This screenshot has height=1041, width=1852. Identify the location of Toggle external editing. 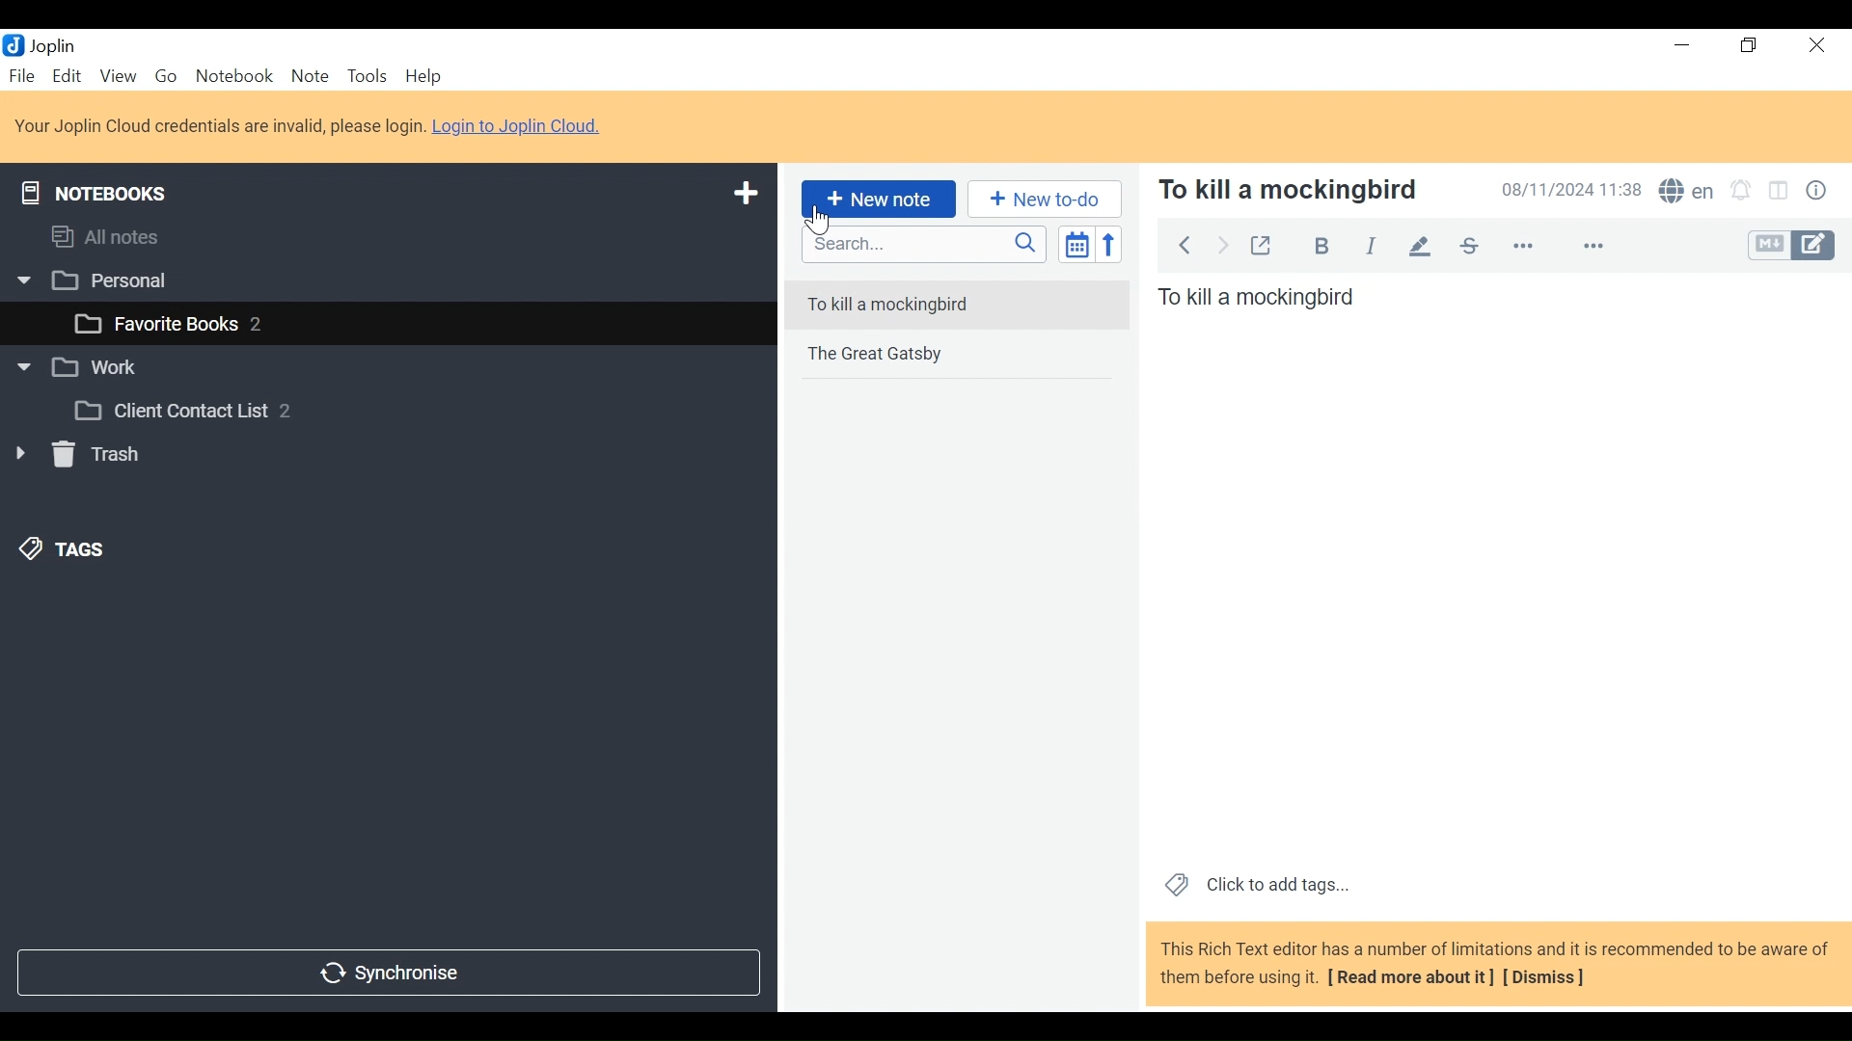
(1264, 246).